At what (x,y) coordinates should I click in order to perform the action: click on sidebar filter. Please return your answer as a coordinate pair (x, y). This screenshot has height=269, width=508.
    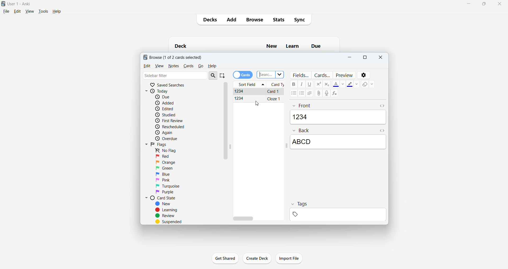
    Looking at the image, I should click on (174, 75).